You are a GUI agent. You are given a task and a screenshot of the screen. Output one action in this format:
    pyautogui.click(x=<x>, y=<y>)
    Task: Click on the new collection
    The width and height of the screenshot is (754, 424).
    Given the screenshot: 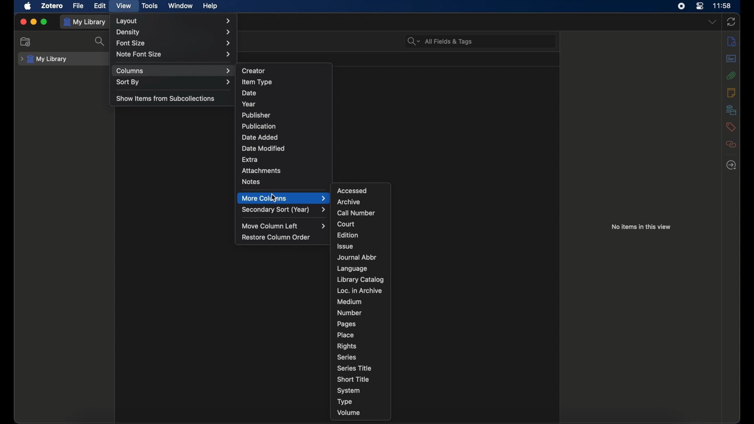 What is the action you would take?
    pyautogui.click(x=26, y=42)
    